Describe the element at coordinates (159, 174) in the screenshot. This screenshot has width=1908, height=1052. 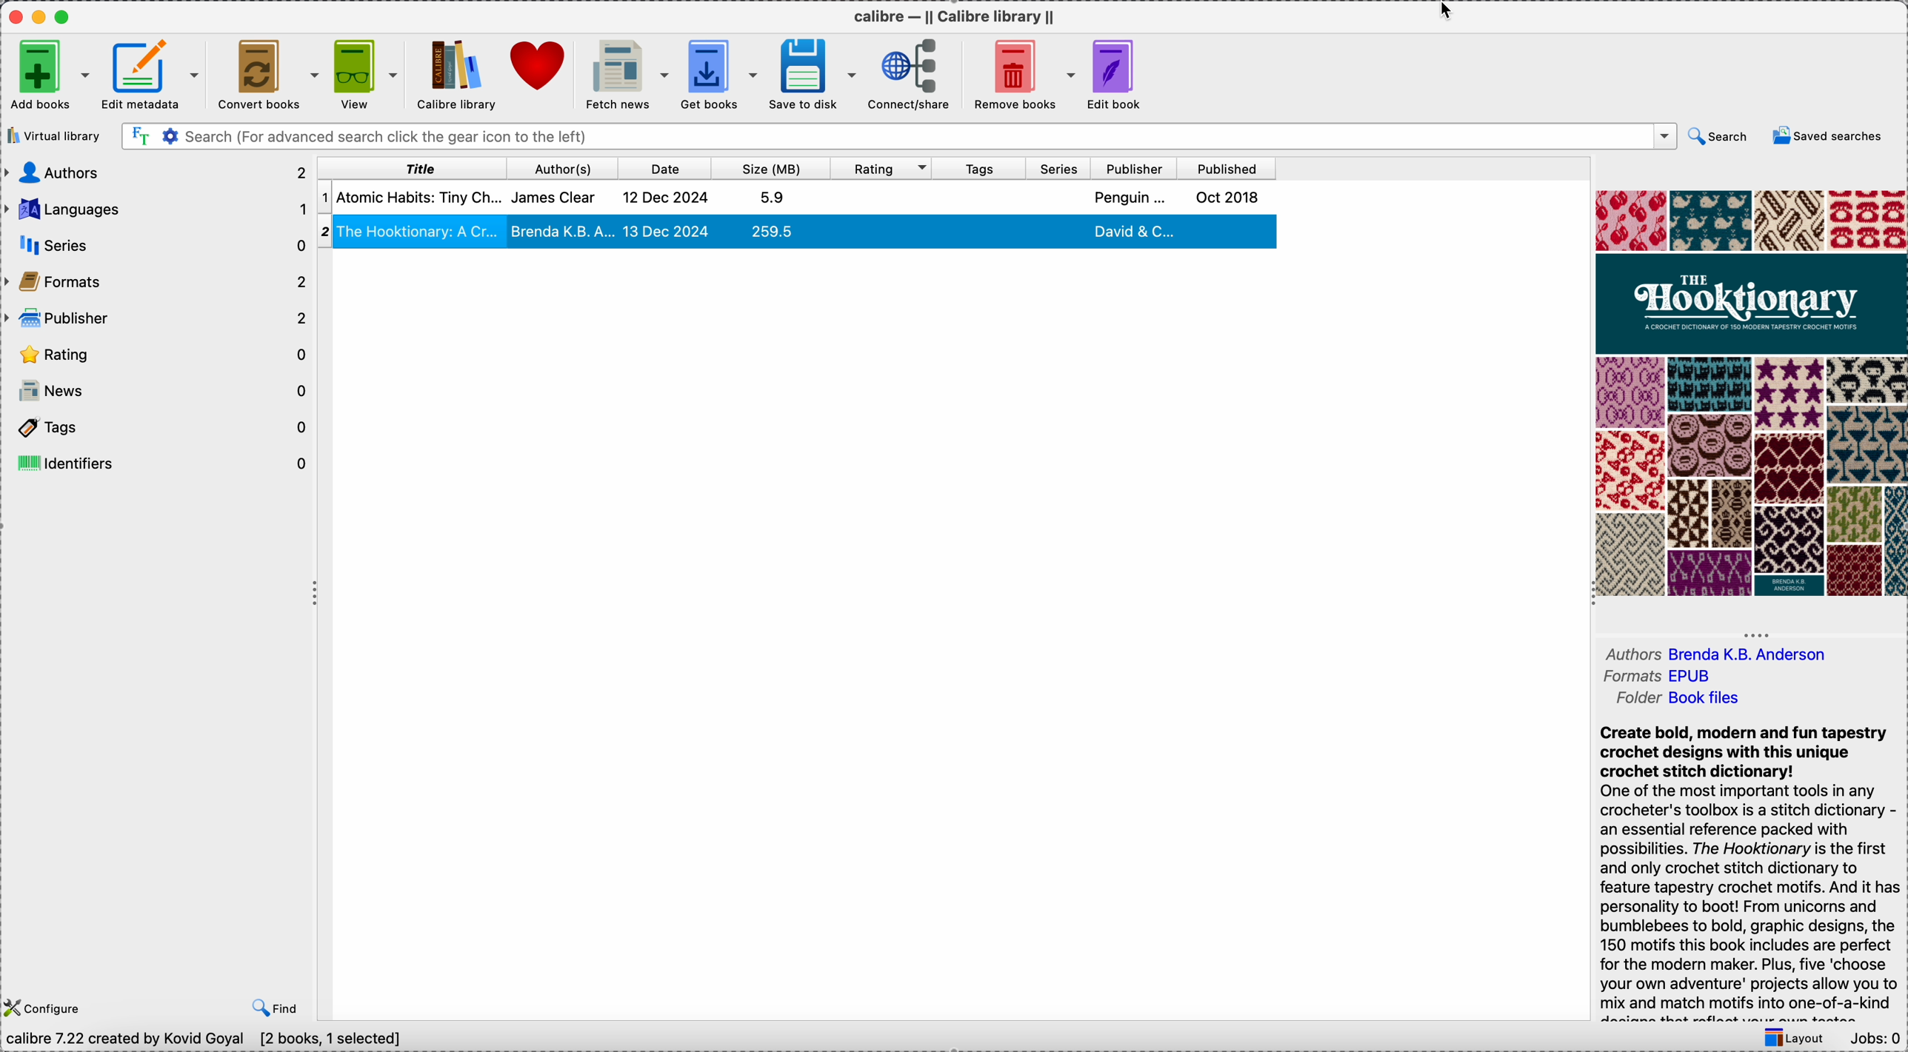
I see `authors` at that location.